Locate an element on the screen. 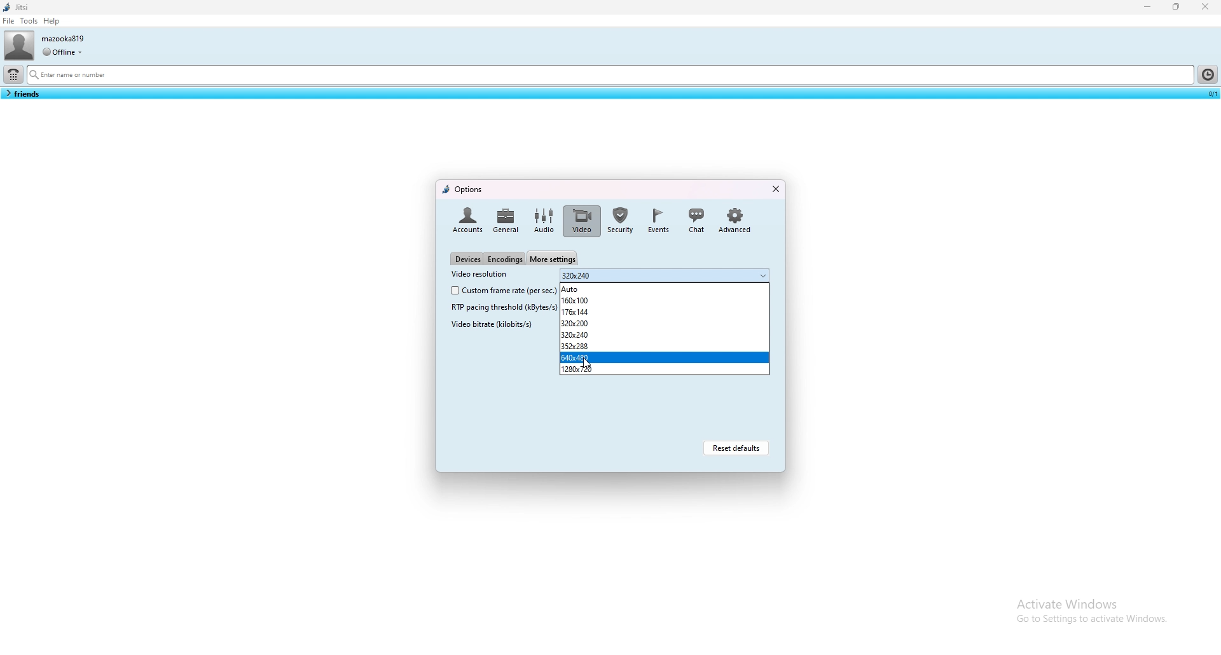  175 by 144 is located at coordinates (664, 312).